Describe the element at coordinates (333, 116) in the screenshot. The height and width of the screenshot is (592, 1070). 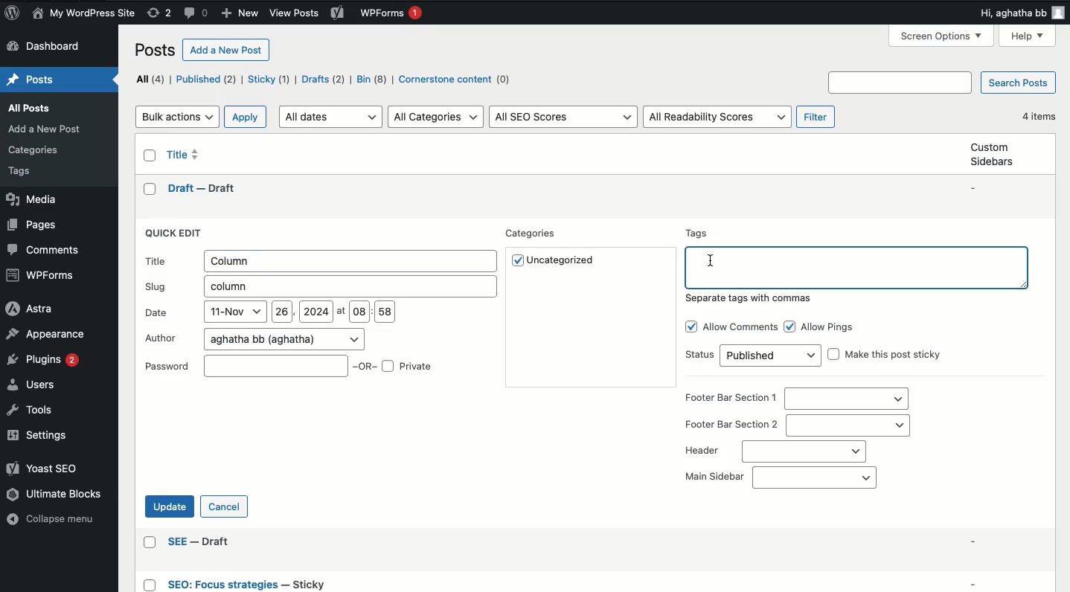
I see `All dates` at that location.